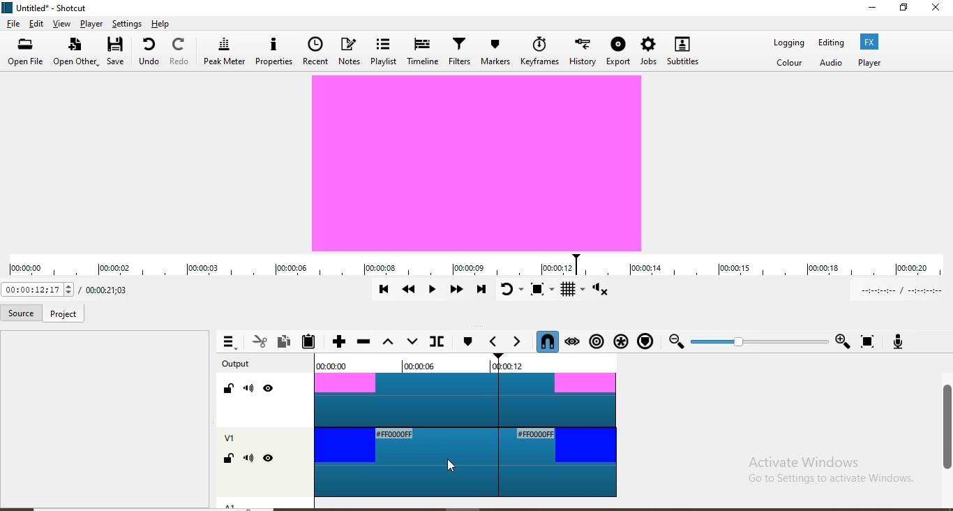  Describe the element at coordinates (510, 291) in the screenshot. I see `Toggle player looping ` at that location.